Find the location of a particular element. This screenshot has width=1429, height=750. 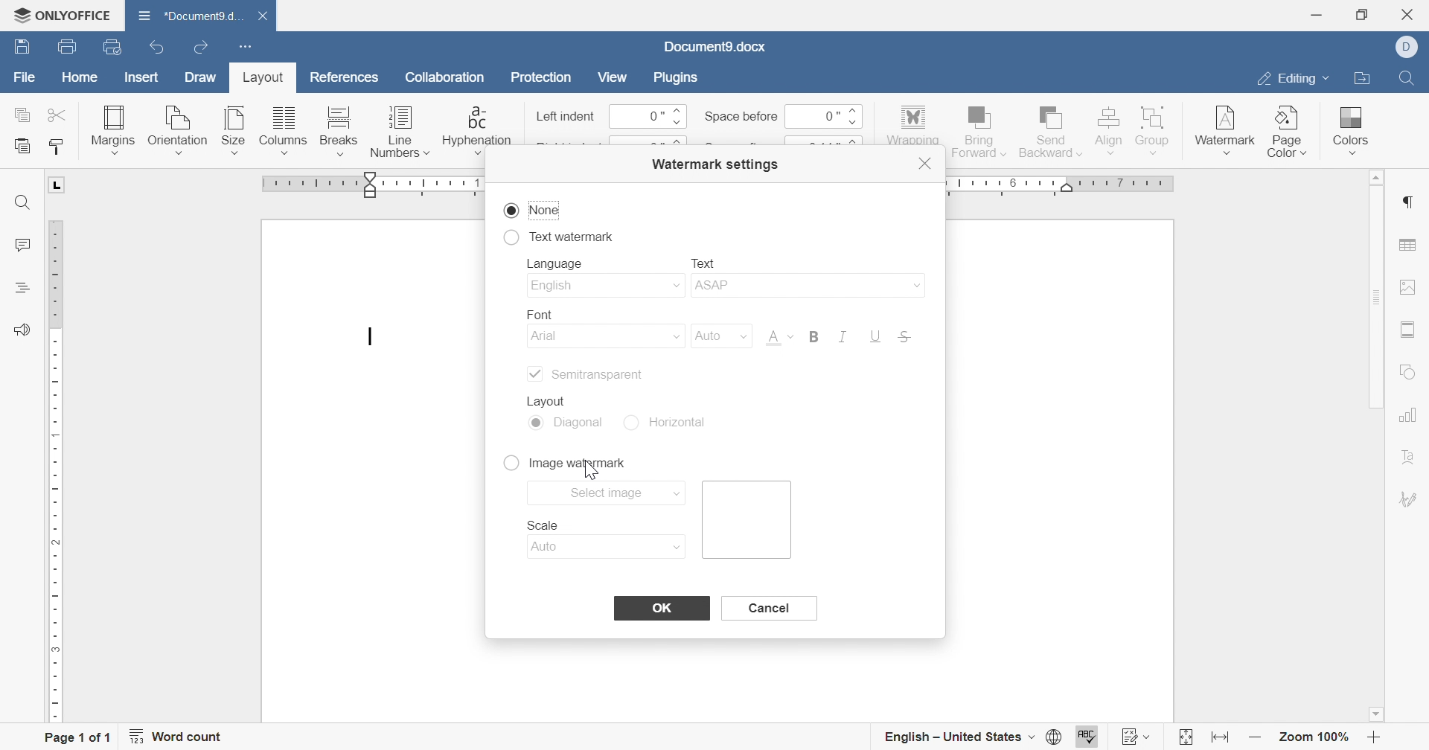

box is located at coordinates (749, 519).